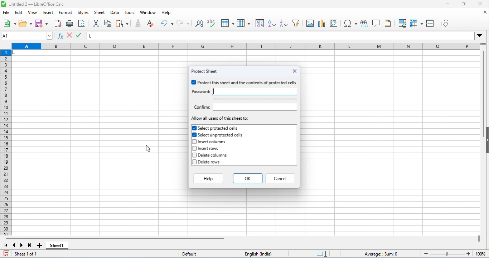 The width and height of the screenshot is (489, 258). Describe the element at coordinates (463, 5) in the screenshot. I see `maximize` at that location.